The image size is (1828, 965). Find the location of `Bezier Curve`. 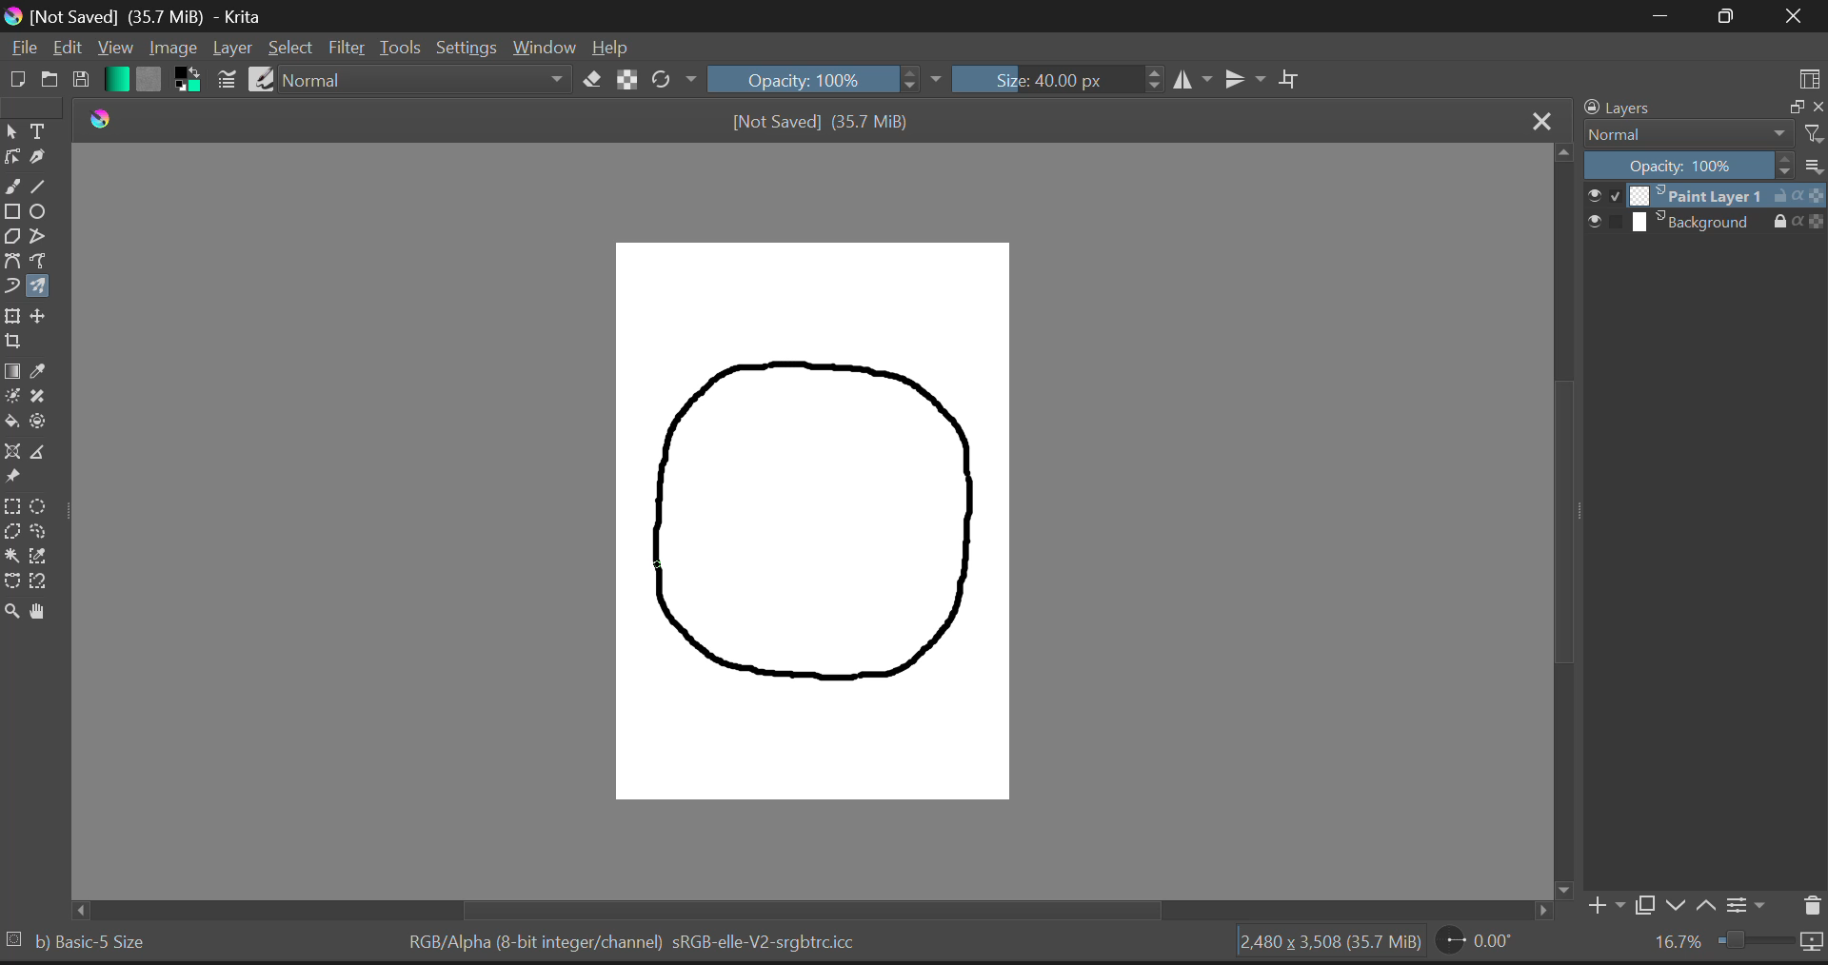

Bezier Curve is located at coordinates (12, 261).